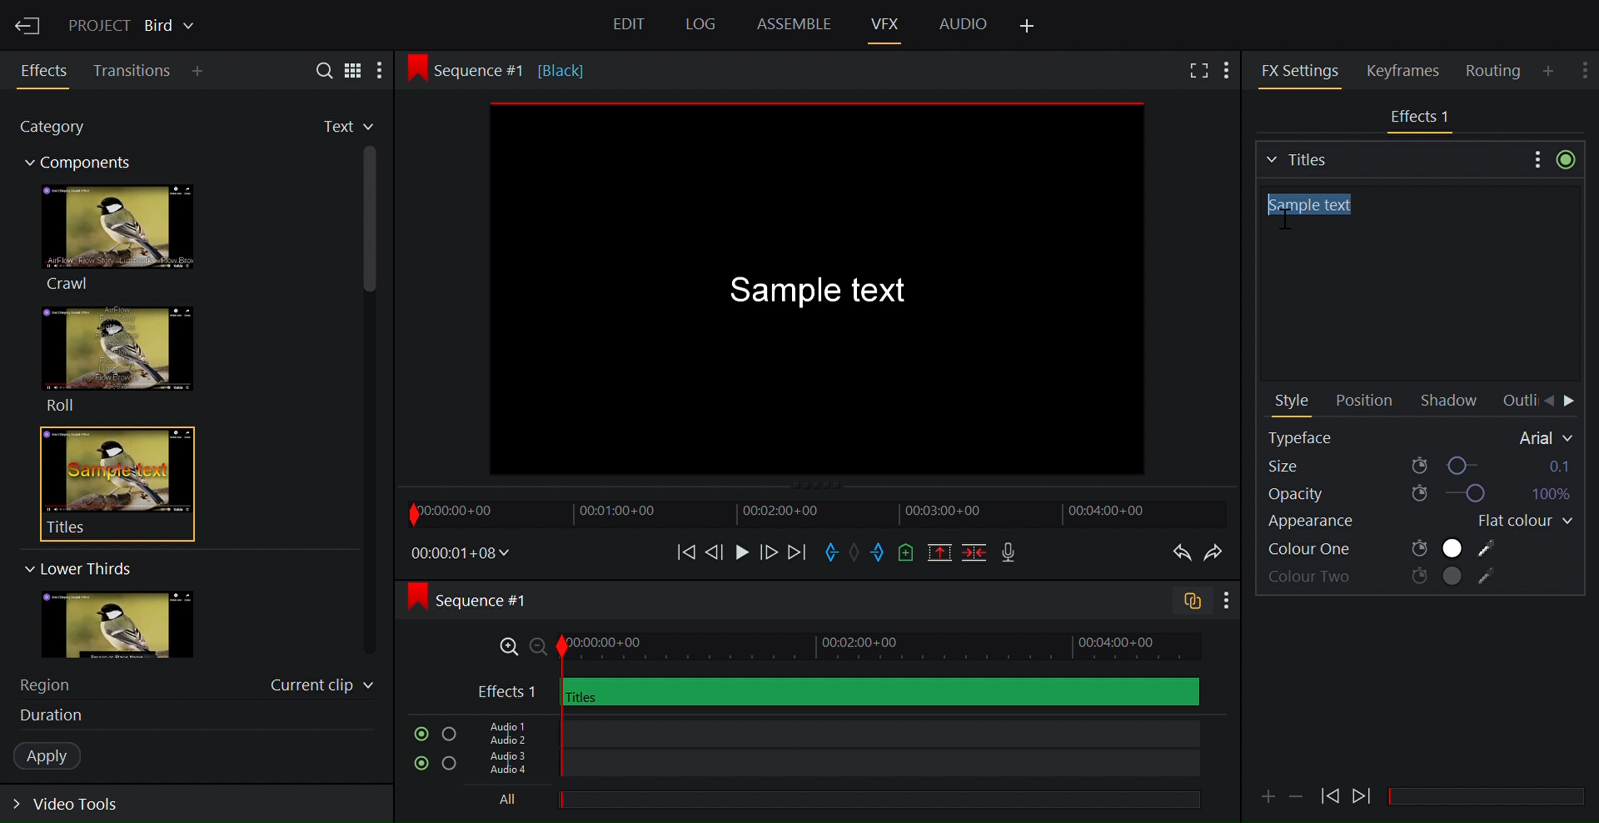  I want to click on Audio Track 1, Audio Track 2, so click(833, 731).